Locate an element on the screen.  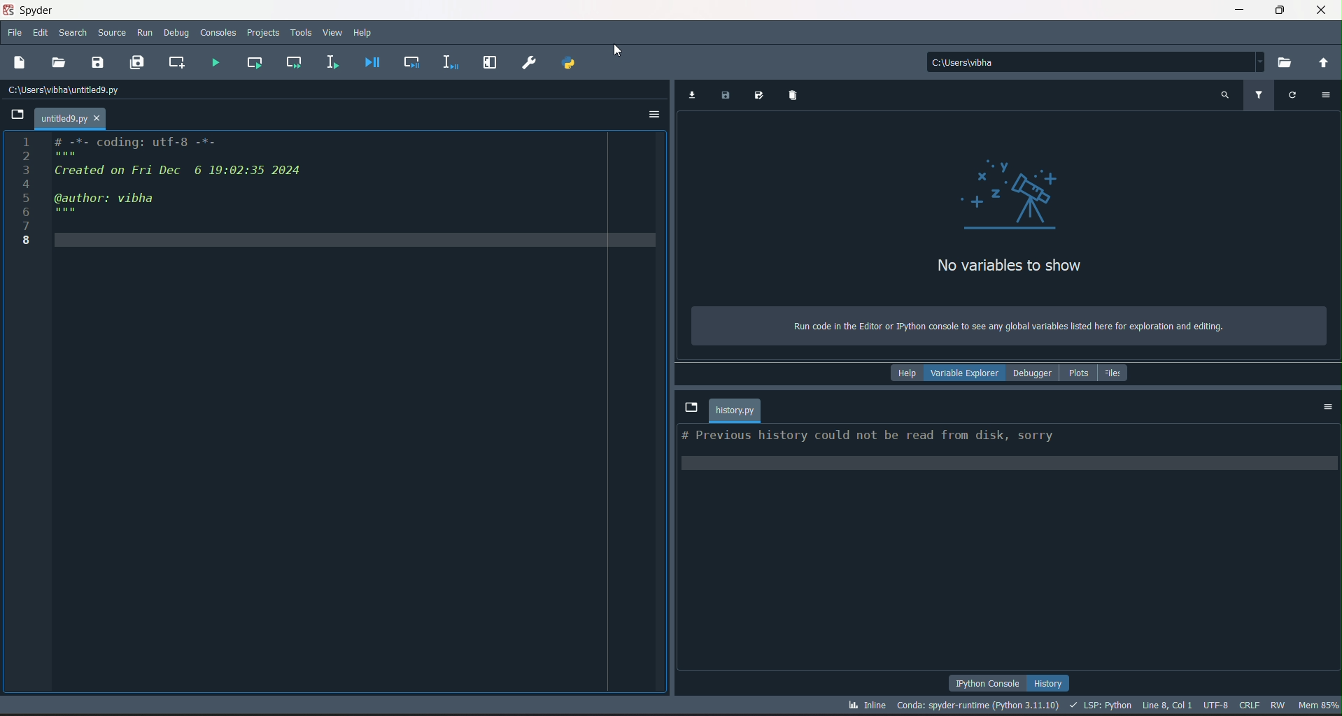
source is located at coordinates (113, 33).